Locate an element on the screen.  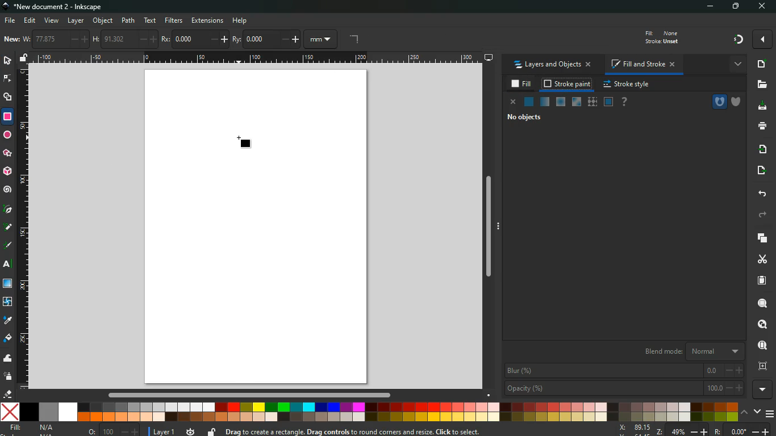
fill is located at coordinates (669, 36).